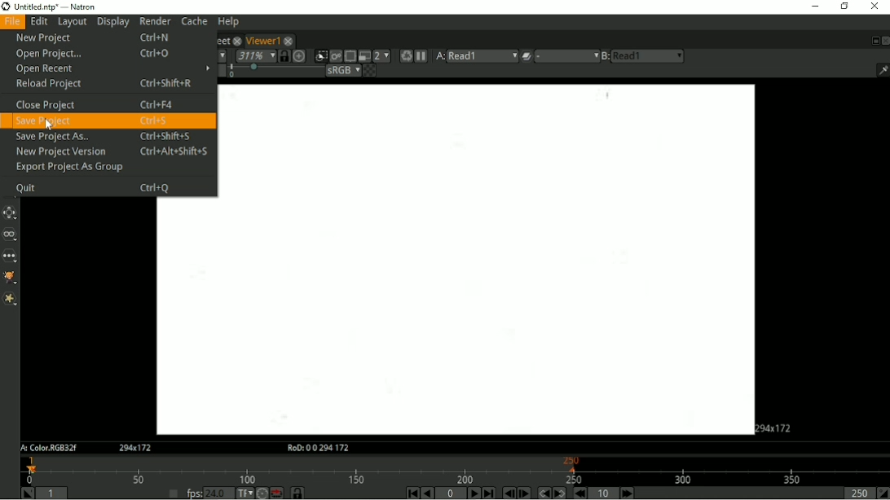 Image resolution: width=890 pixels, height=500 pixels. I want to click on Play forward, so click(474, 493).